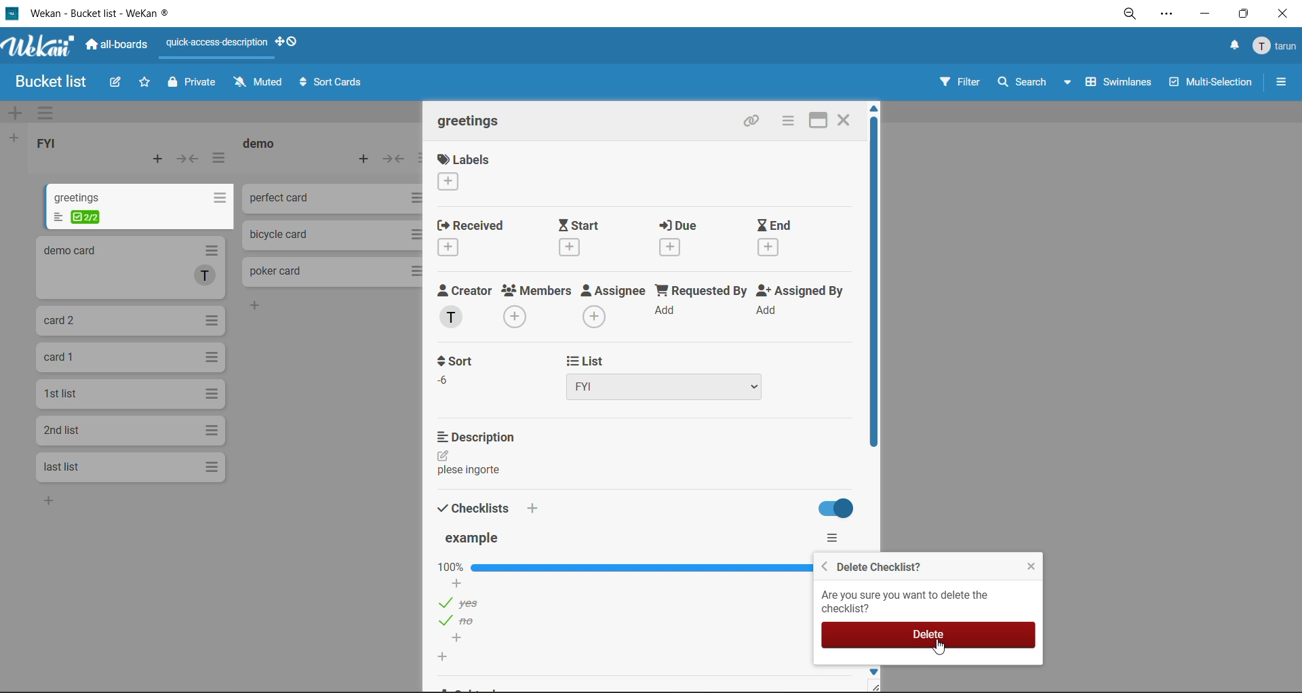 The height and width of the screenshot is (693, 1302). What do you see at coordinates (1030, 563) in the screenshot?
I see `close` at bounding box center [1030, 563].